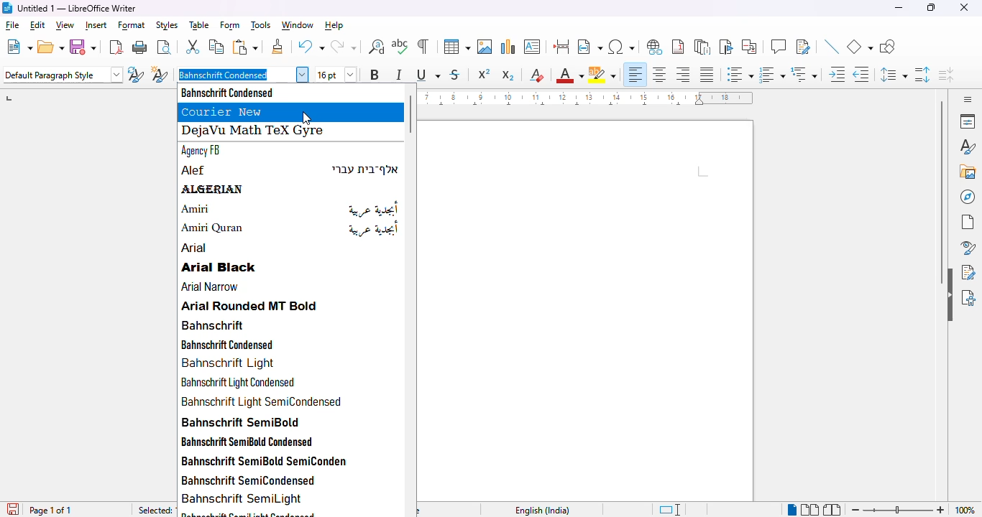  I want to click on bahnschrift semicondensed, so click(249, 480).